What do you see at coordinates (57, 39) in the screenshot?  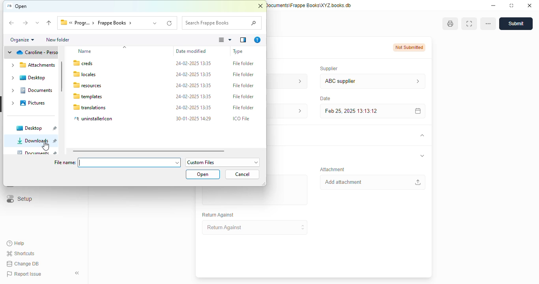 I see `new folder` at bounding box center [57, 39].